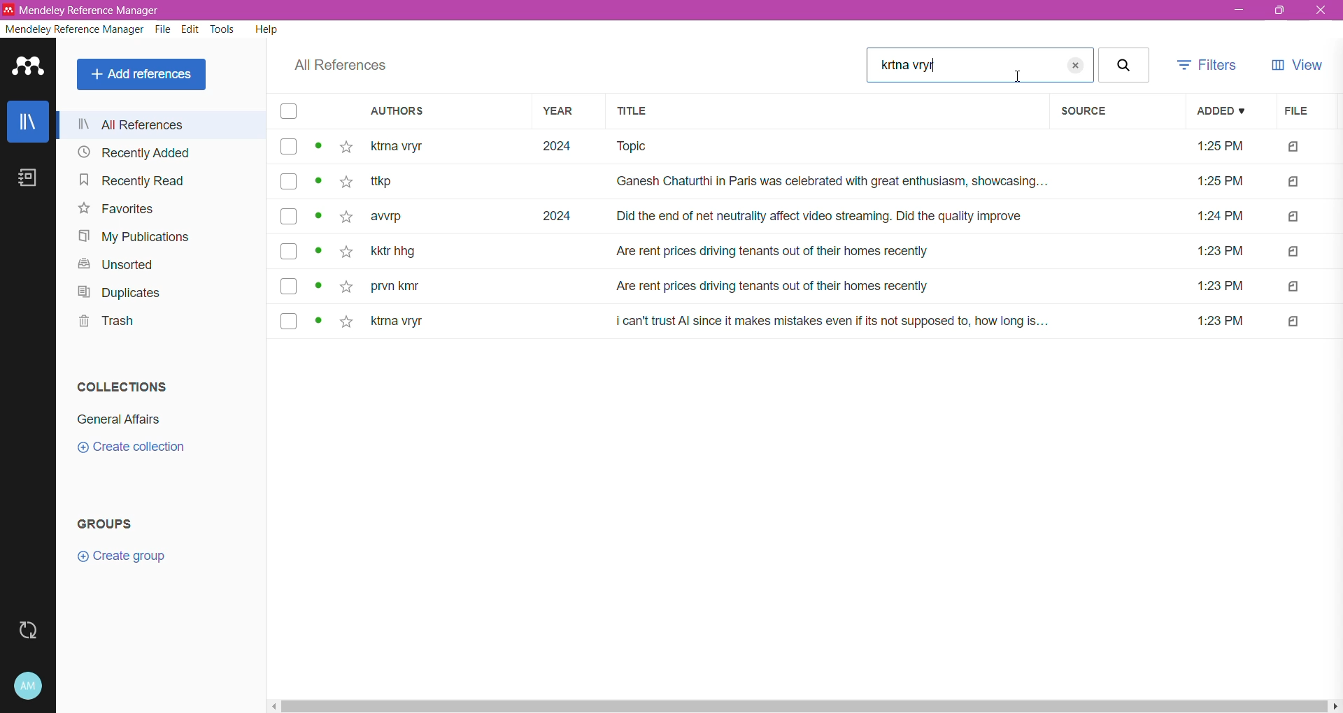  I want to click on view status of the file, so click(319, 217).